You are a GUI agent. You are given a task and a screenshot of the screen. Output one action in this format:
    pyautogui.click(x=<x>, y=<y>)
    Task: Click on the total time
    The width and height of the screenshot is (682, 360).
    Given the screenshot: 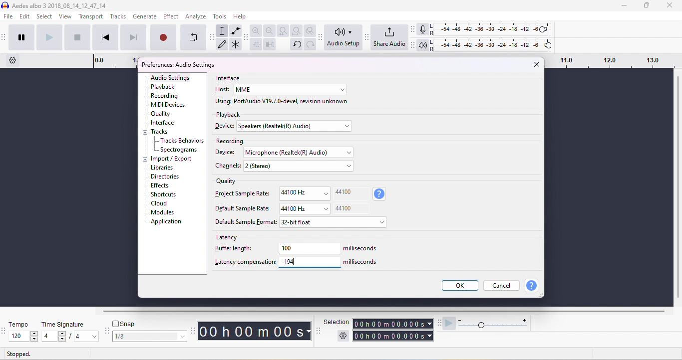 What is the action you would take?
    pyautogui.click(x=389, y=336)
    